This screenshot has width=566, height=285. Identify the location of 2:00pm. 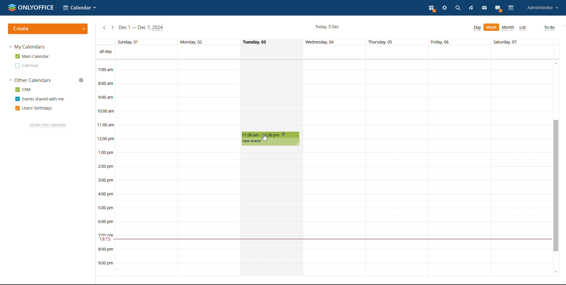
(106, 167).